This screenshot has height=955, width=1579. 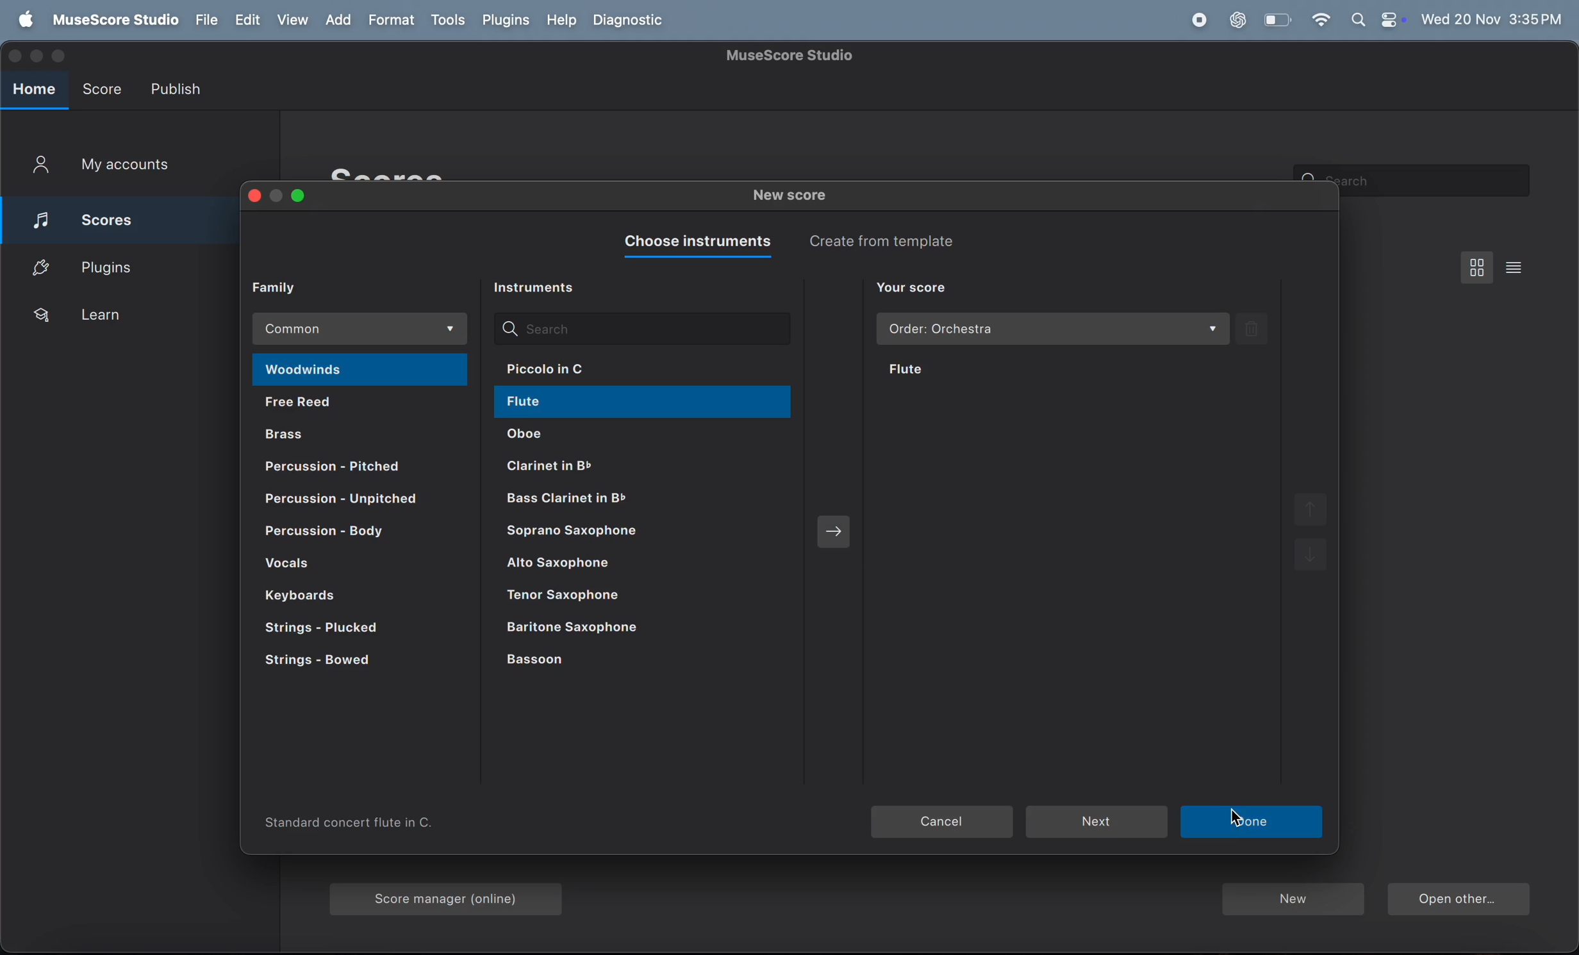 What do you see at coordinates (179, 88) in the screenshot?
I see `publish` at bounding box center [179, 88].